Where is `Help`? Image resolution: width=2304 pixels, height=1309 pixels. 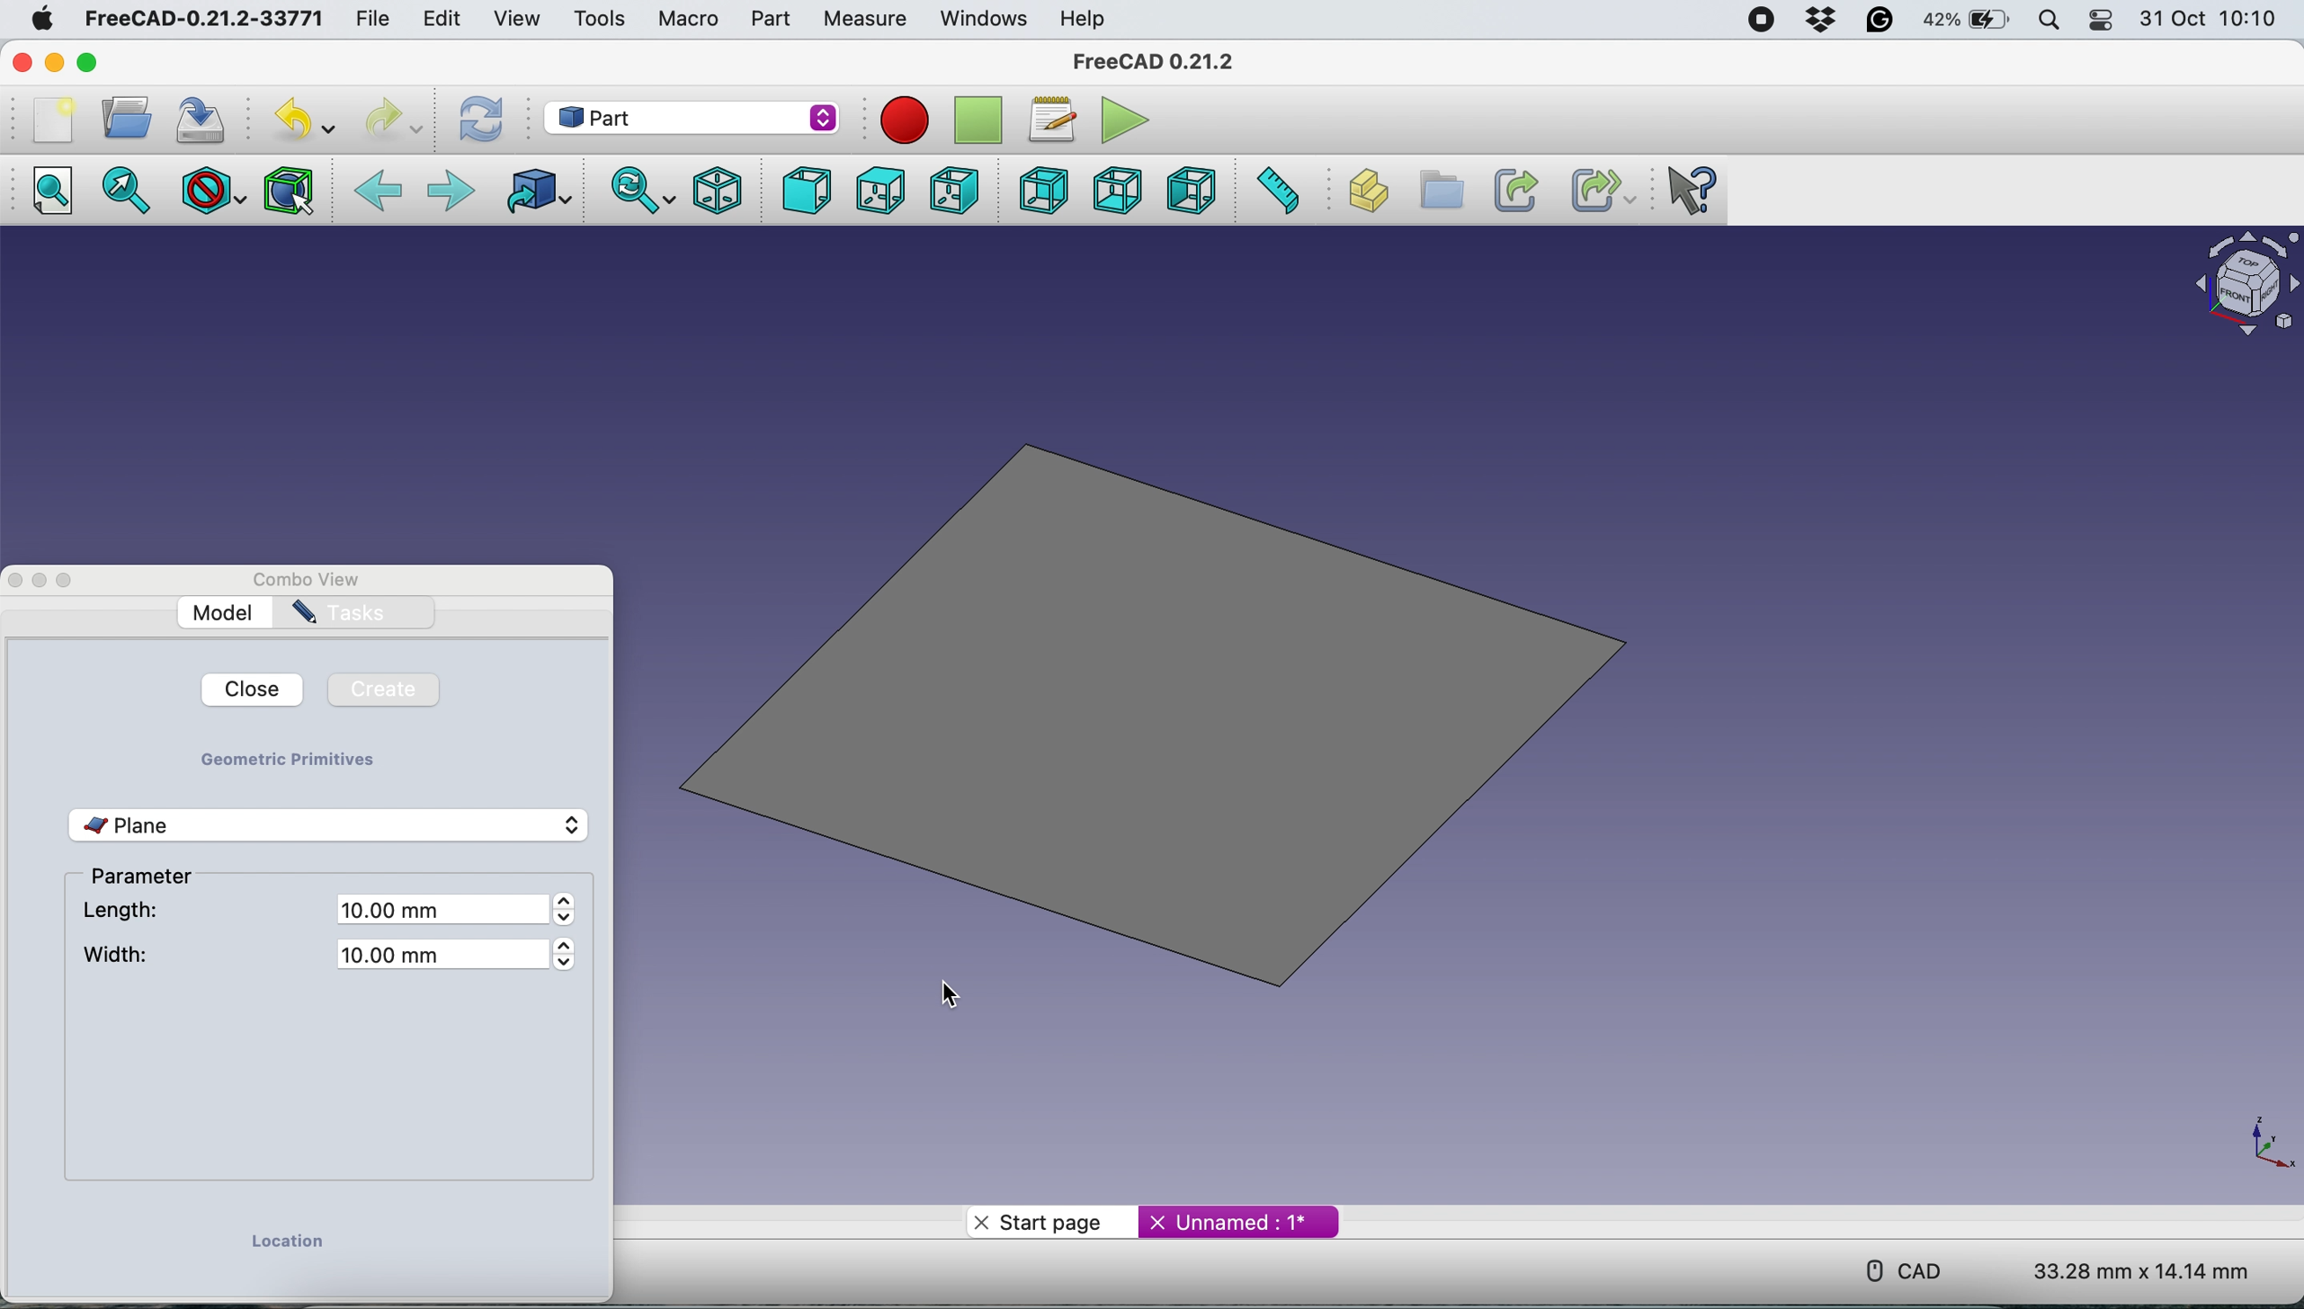
Help is located at coordinates (1083, 20).